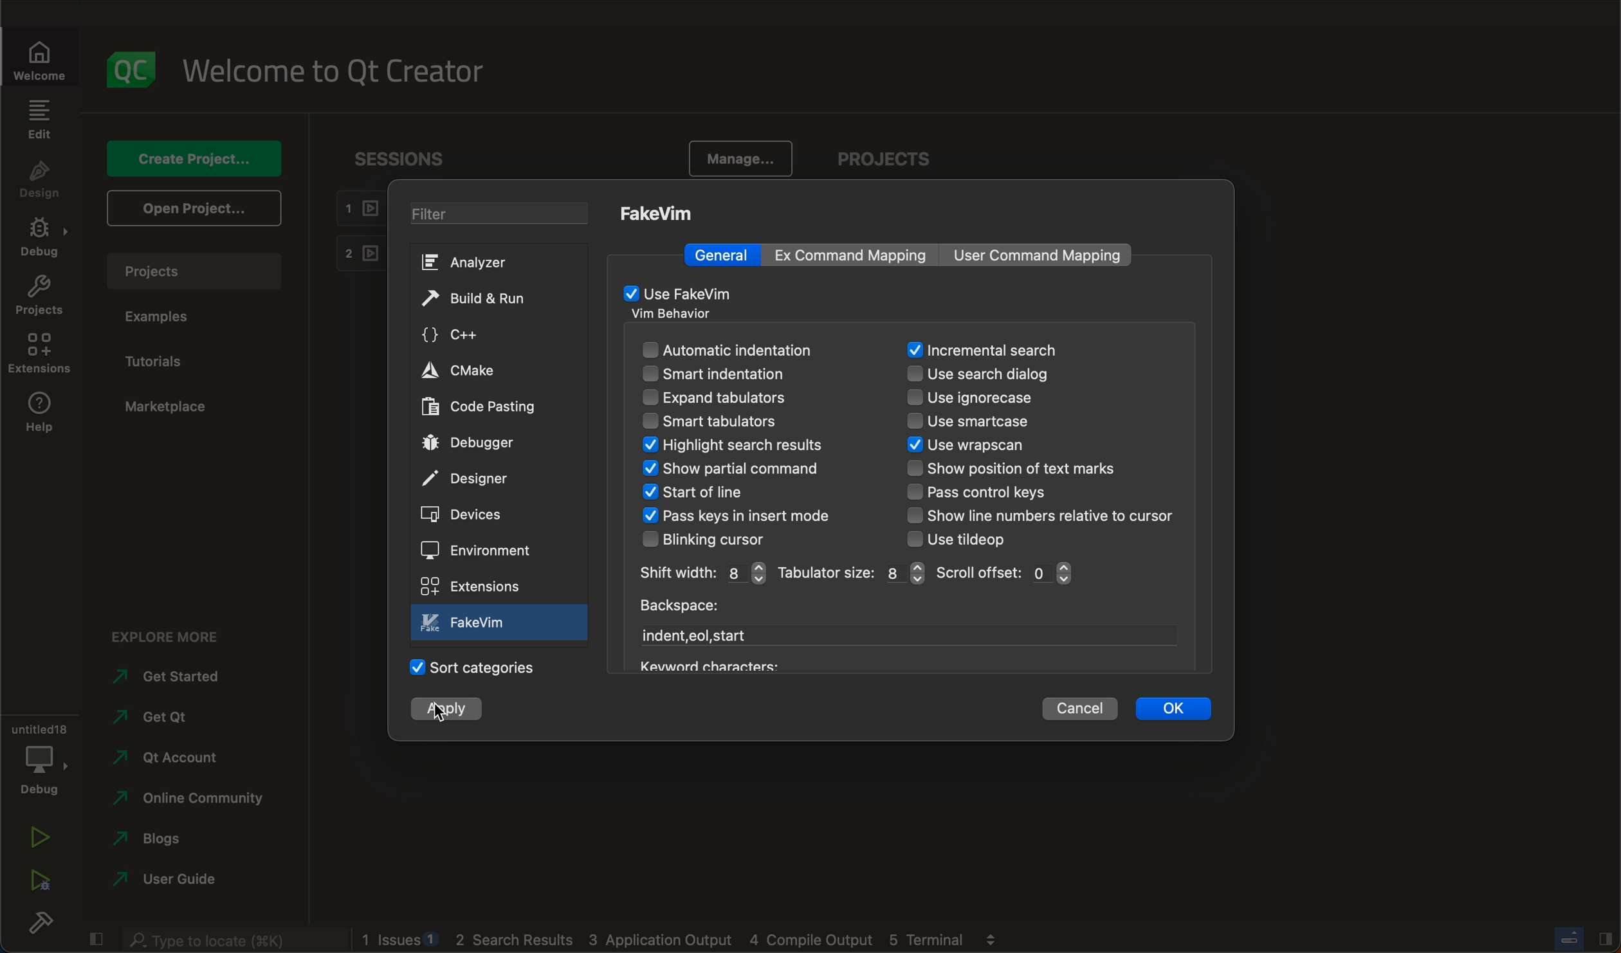  I want to click on ok, so click(1173, 710).